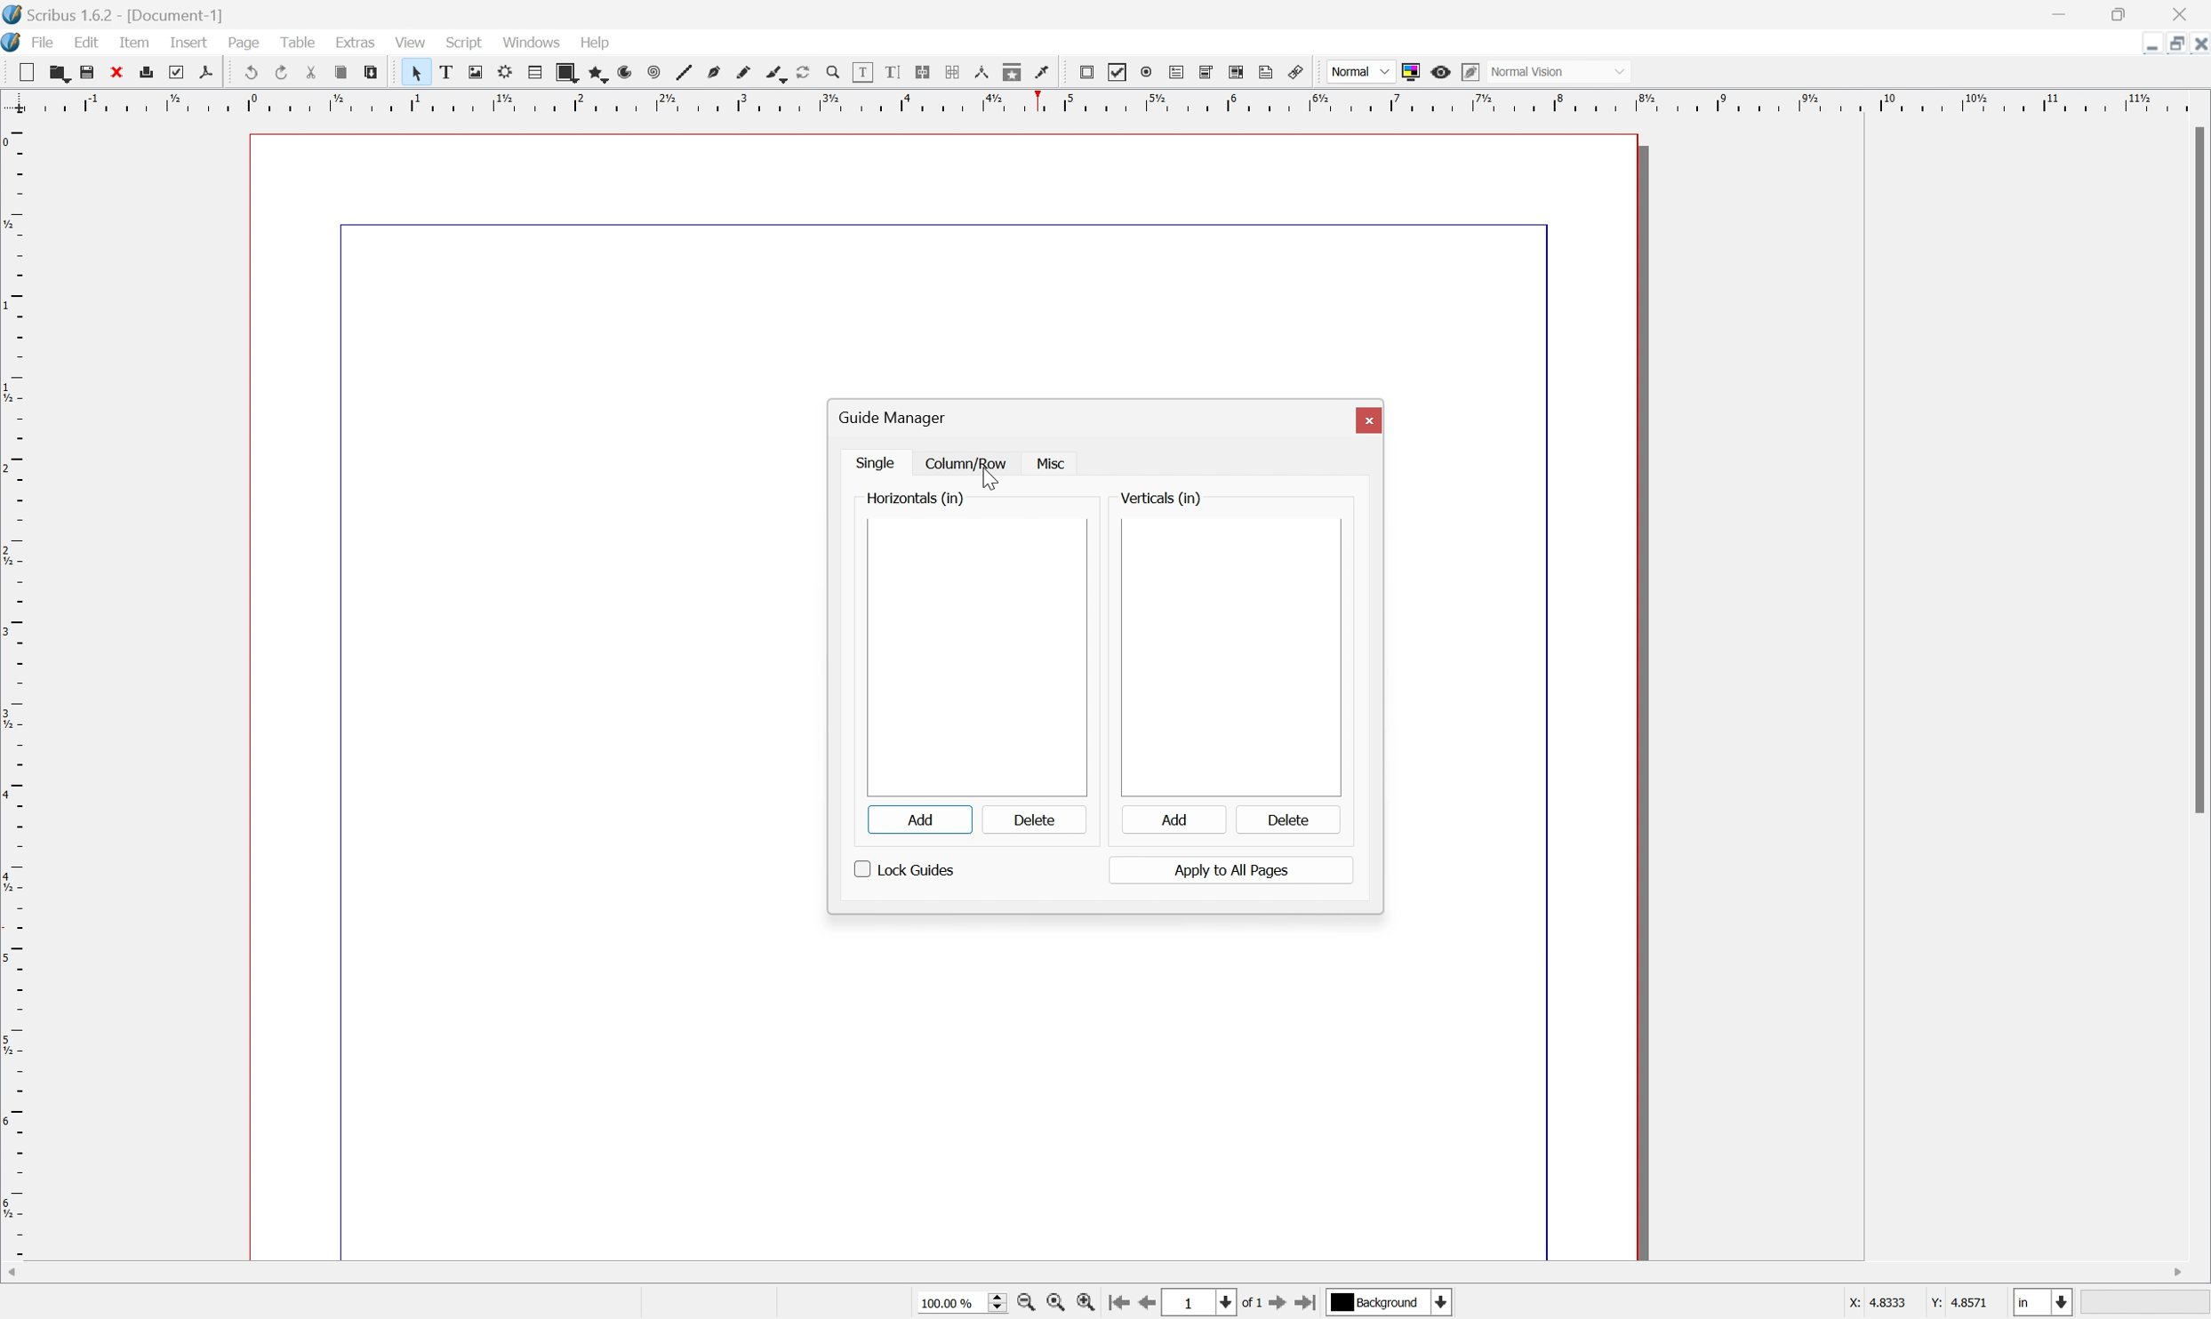 Image resolution: width=2211 pixels, height=1319 pixels. What do you see at coordinates (1088, 72) in the screenshot?
I see `pdf push button` at bounding box center [1088, 72].